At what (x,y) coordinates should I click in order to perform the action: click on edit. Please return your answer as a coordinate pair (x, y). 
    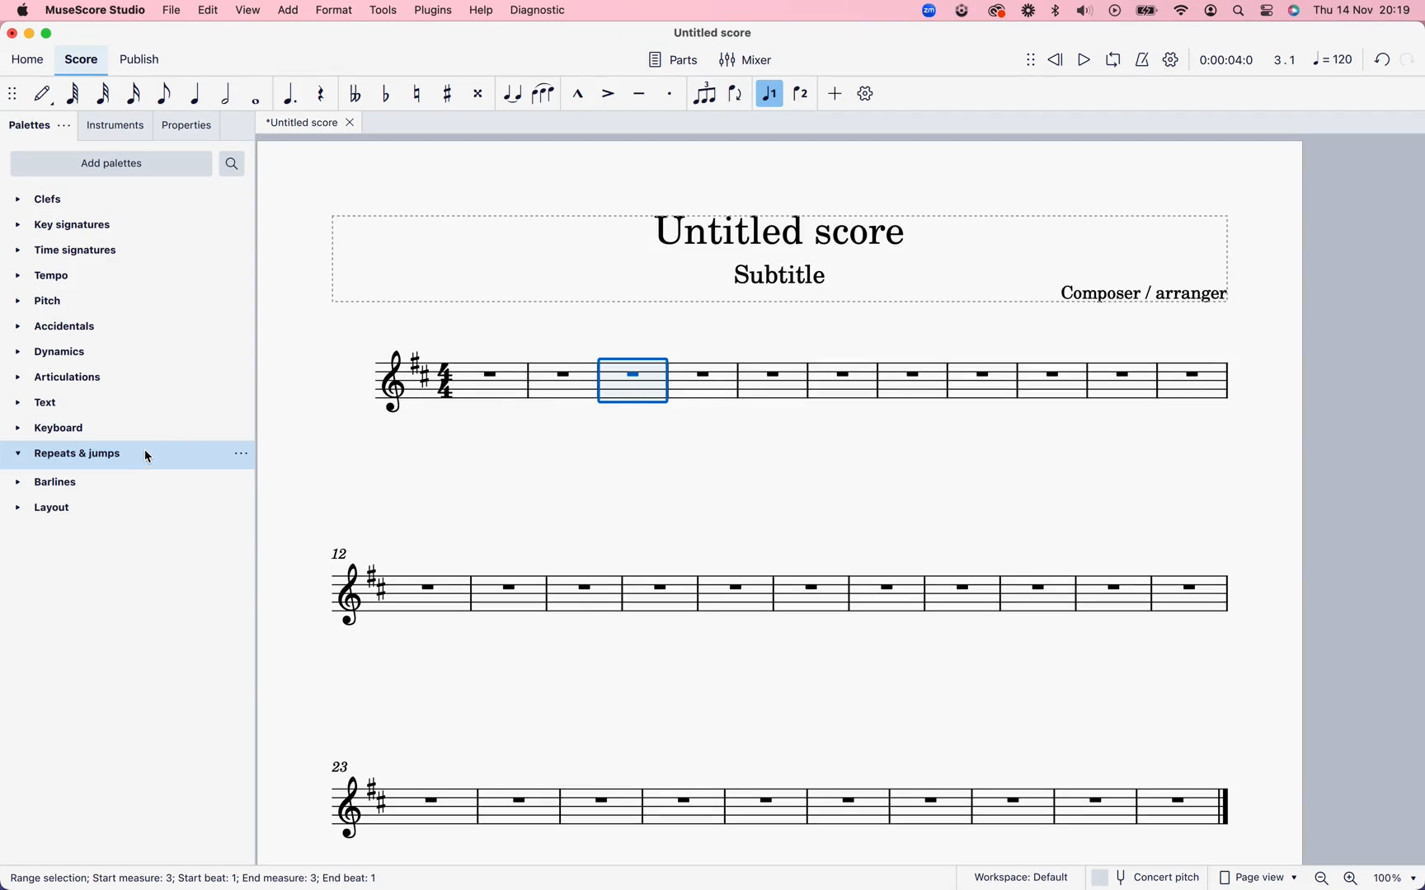
    Looking at the image, I should click on (209, 11).